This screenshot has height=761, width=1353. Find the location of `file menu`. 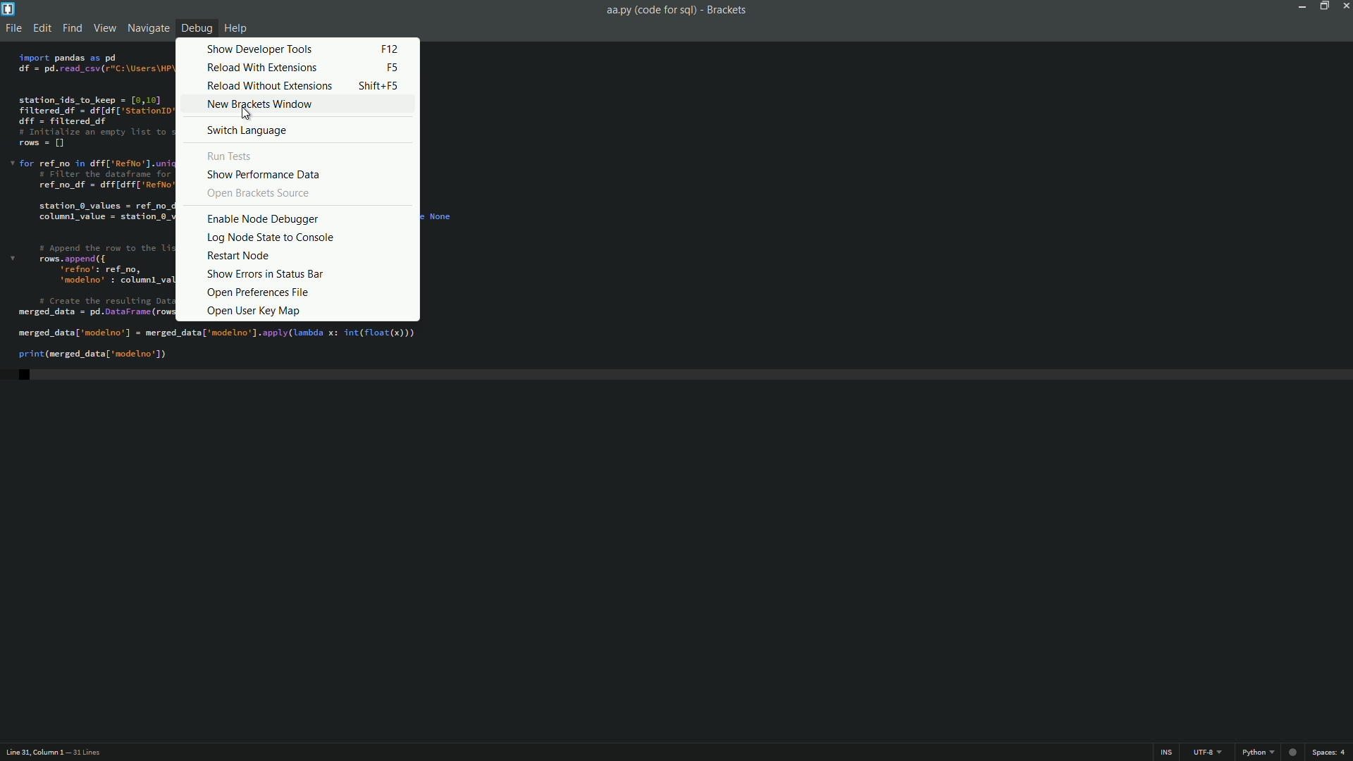

file menu is located at coordinates (14, 27).